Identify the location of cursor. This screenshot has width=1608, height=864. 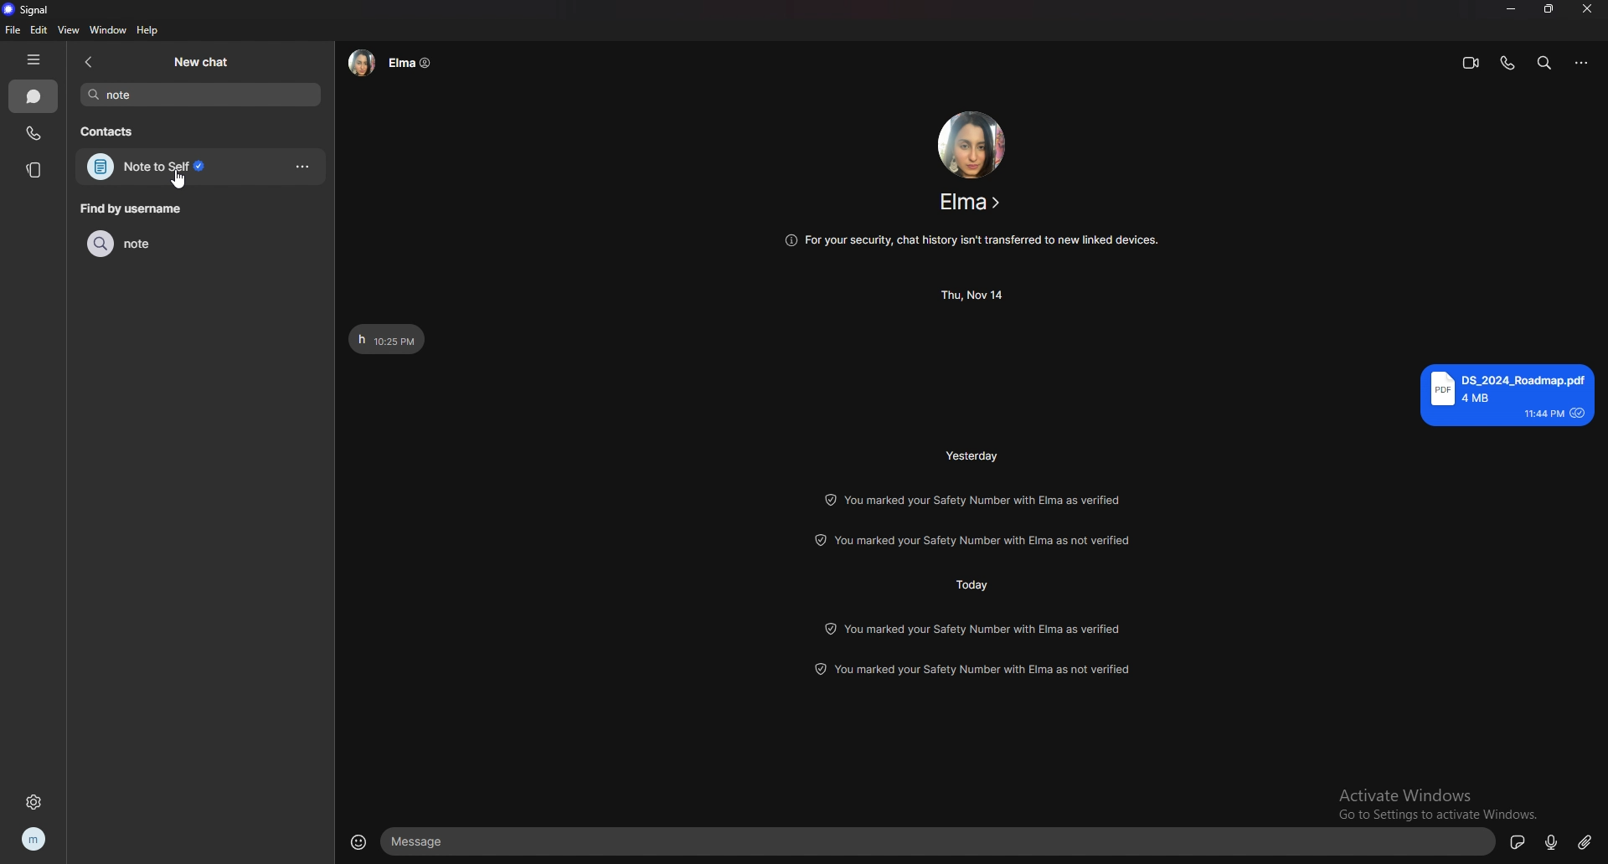
(178, 180).